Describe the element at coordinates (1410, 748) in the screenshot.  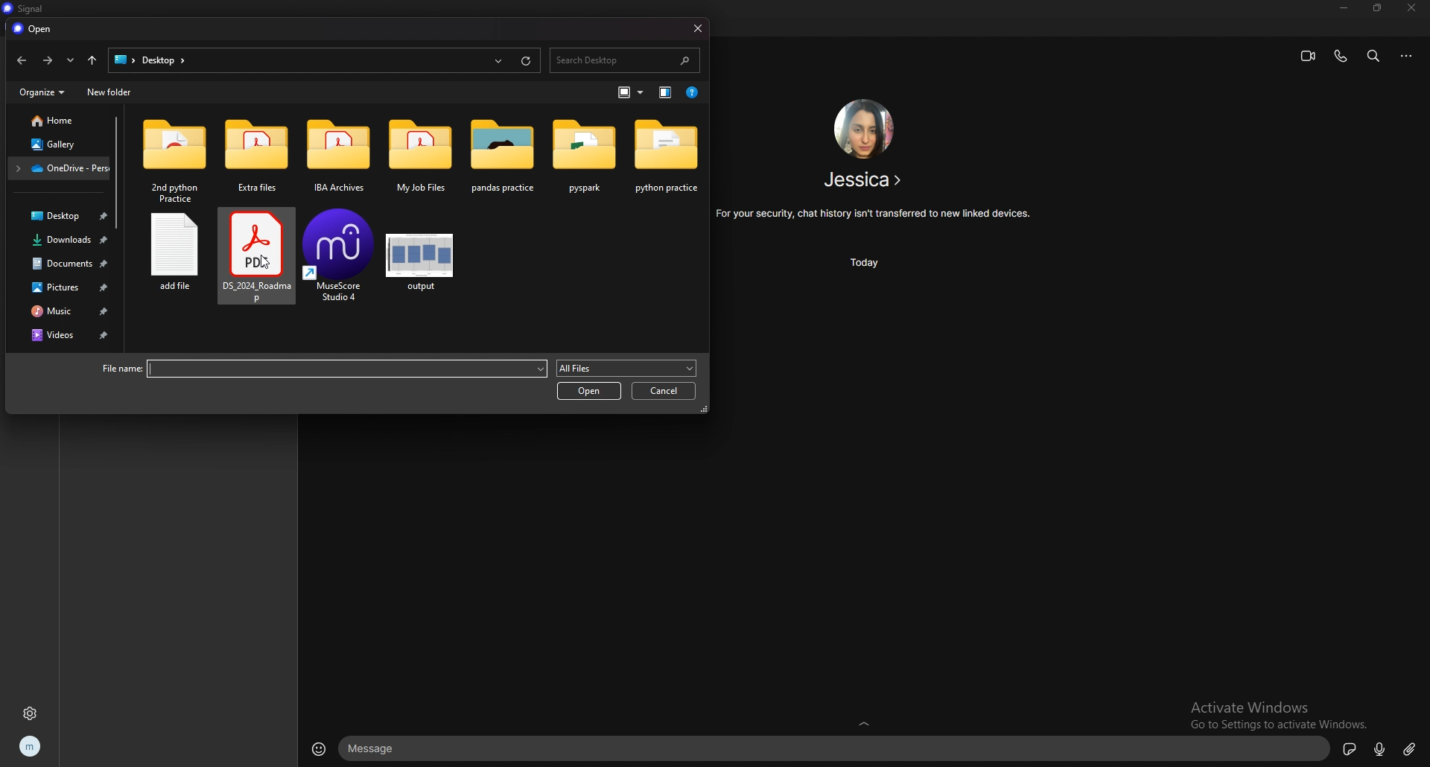
I see `attachment` at that location.